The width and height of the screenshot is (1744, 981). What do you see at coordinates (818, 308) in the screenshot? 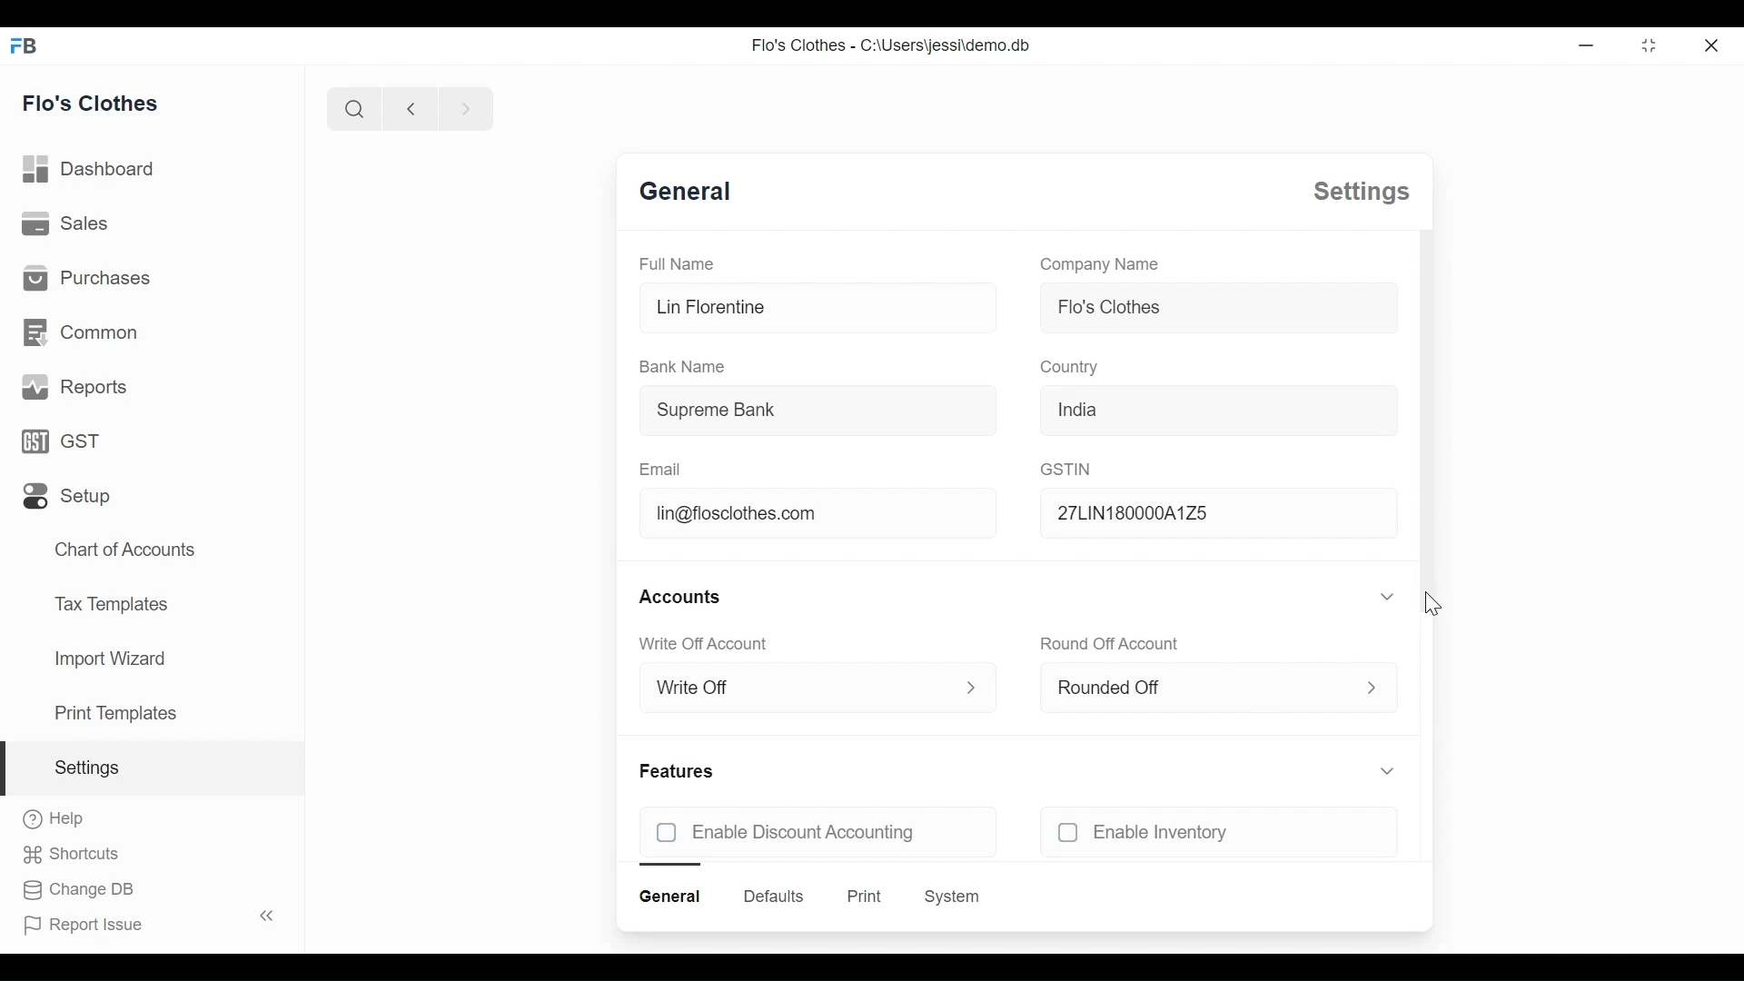
I see `Lin Florentine` at bounding box center [818, 308].